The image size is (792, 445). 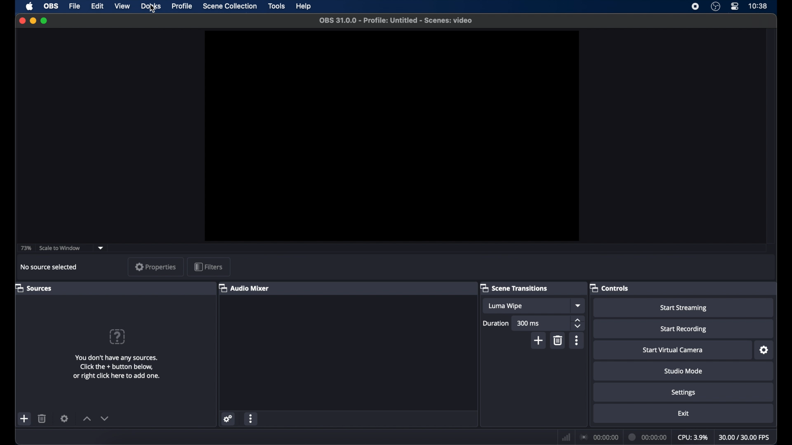 What do you see at coordinates (44, 21) in the screenshot?
I see `maximize` at bounding box center [44, 21].